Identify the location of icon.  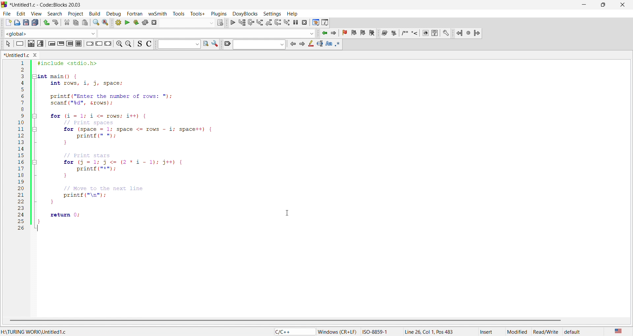
(19, 44).